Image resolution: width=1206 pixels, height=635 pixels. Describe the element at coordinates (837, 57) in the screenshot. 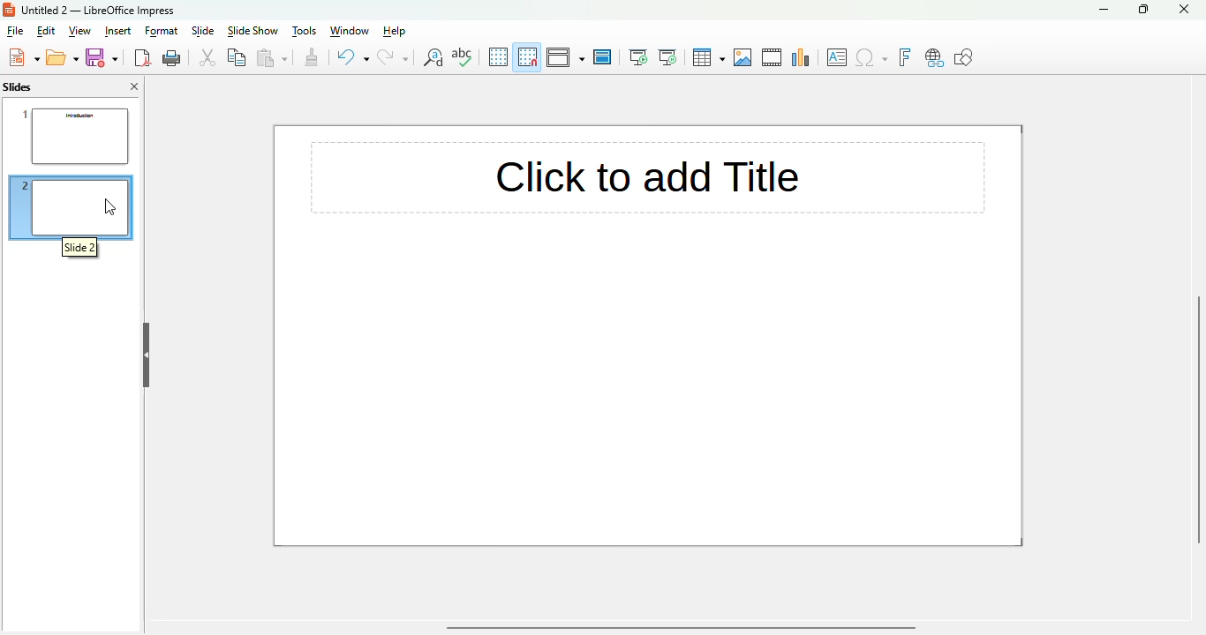

I see `insert textbox` at that location.